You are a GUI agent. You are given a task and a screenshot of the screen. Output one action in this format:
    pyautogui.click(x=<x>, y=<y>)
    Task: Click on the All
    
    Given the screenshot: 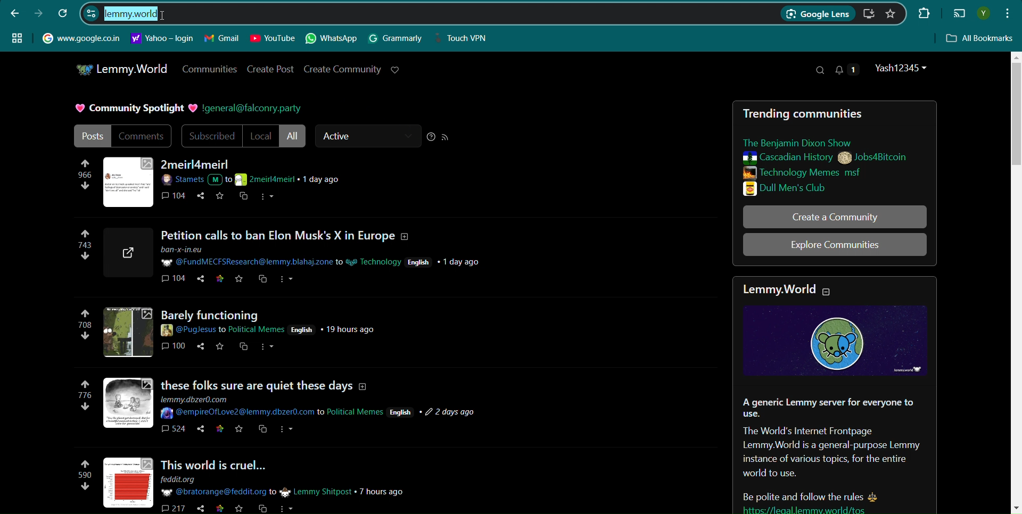 What is the action you would take?
    pyautogui.click(x=294, y=136)
    